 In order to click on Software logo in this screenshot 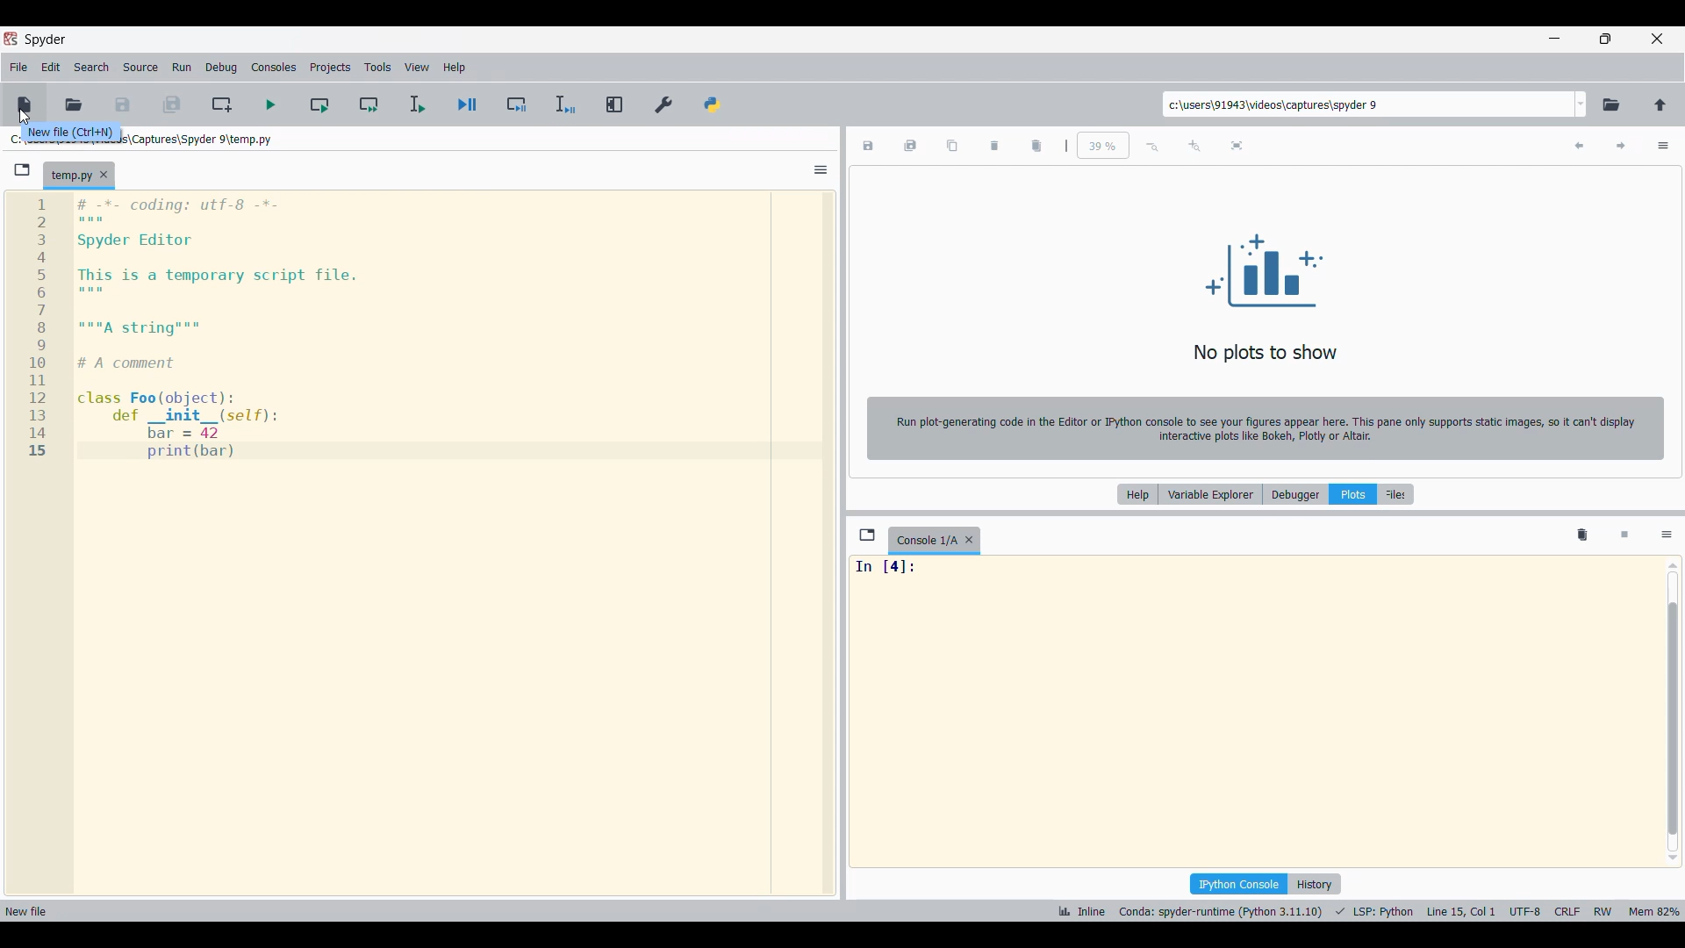, I will do `click(11, 39)`.